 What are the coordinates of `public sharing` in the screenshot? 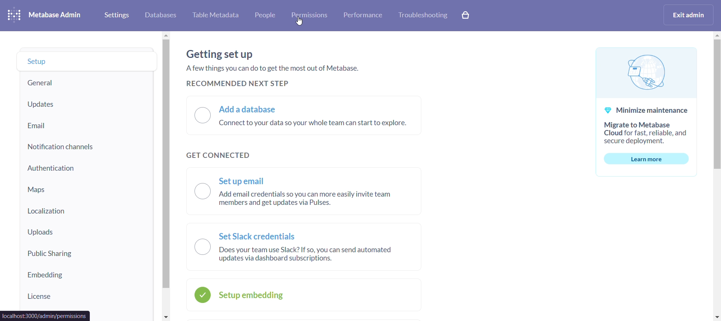 It's located at (86, 254).